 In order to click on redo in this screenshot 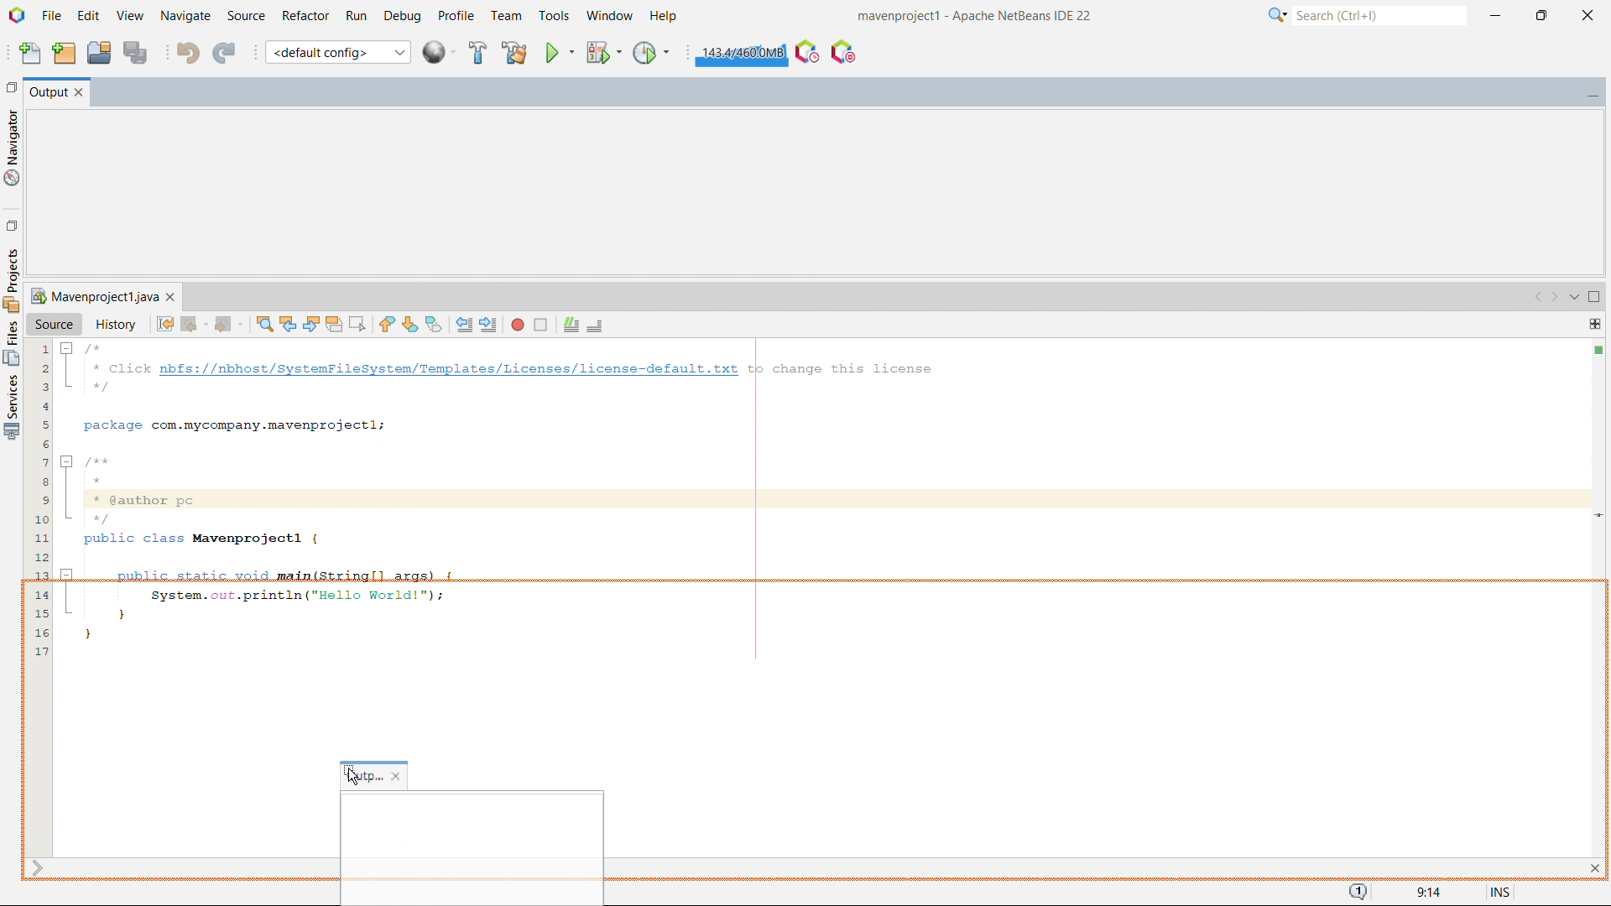, I will do `click(225, 50)`.